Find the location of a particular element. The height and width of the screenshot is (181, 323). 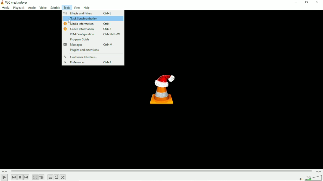

Toggle loop all, loop one and no loop is located at coordinates (57, 177).